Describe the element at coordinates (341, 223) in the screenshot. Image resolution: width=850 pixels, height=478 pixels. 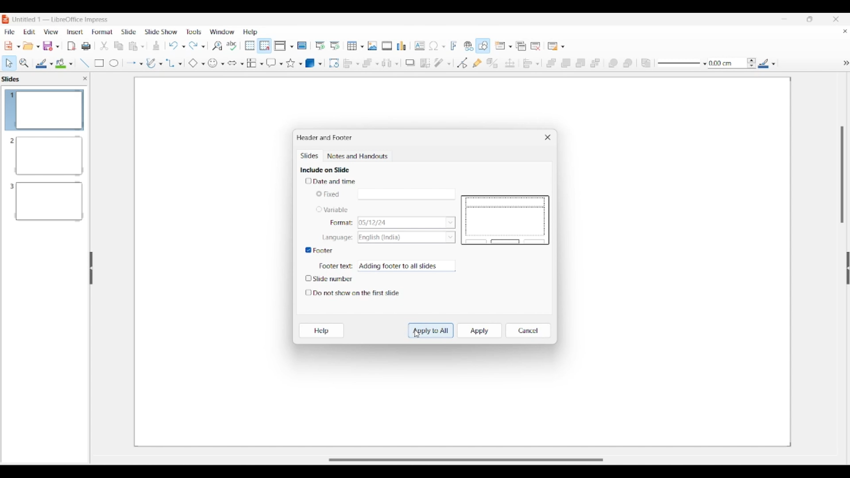
I see `Indicates format options` at that location.